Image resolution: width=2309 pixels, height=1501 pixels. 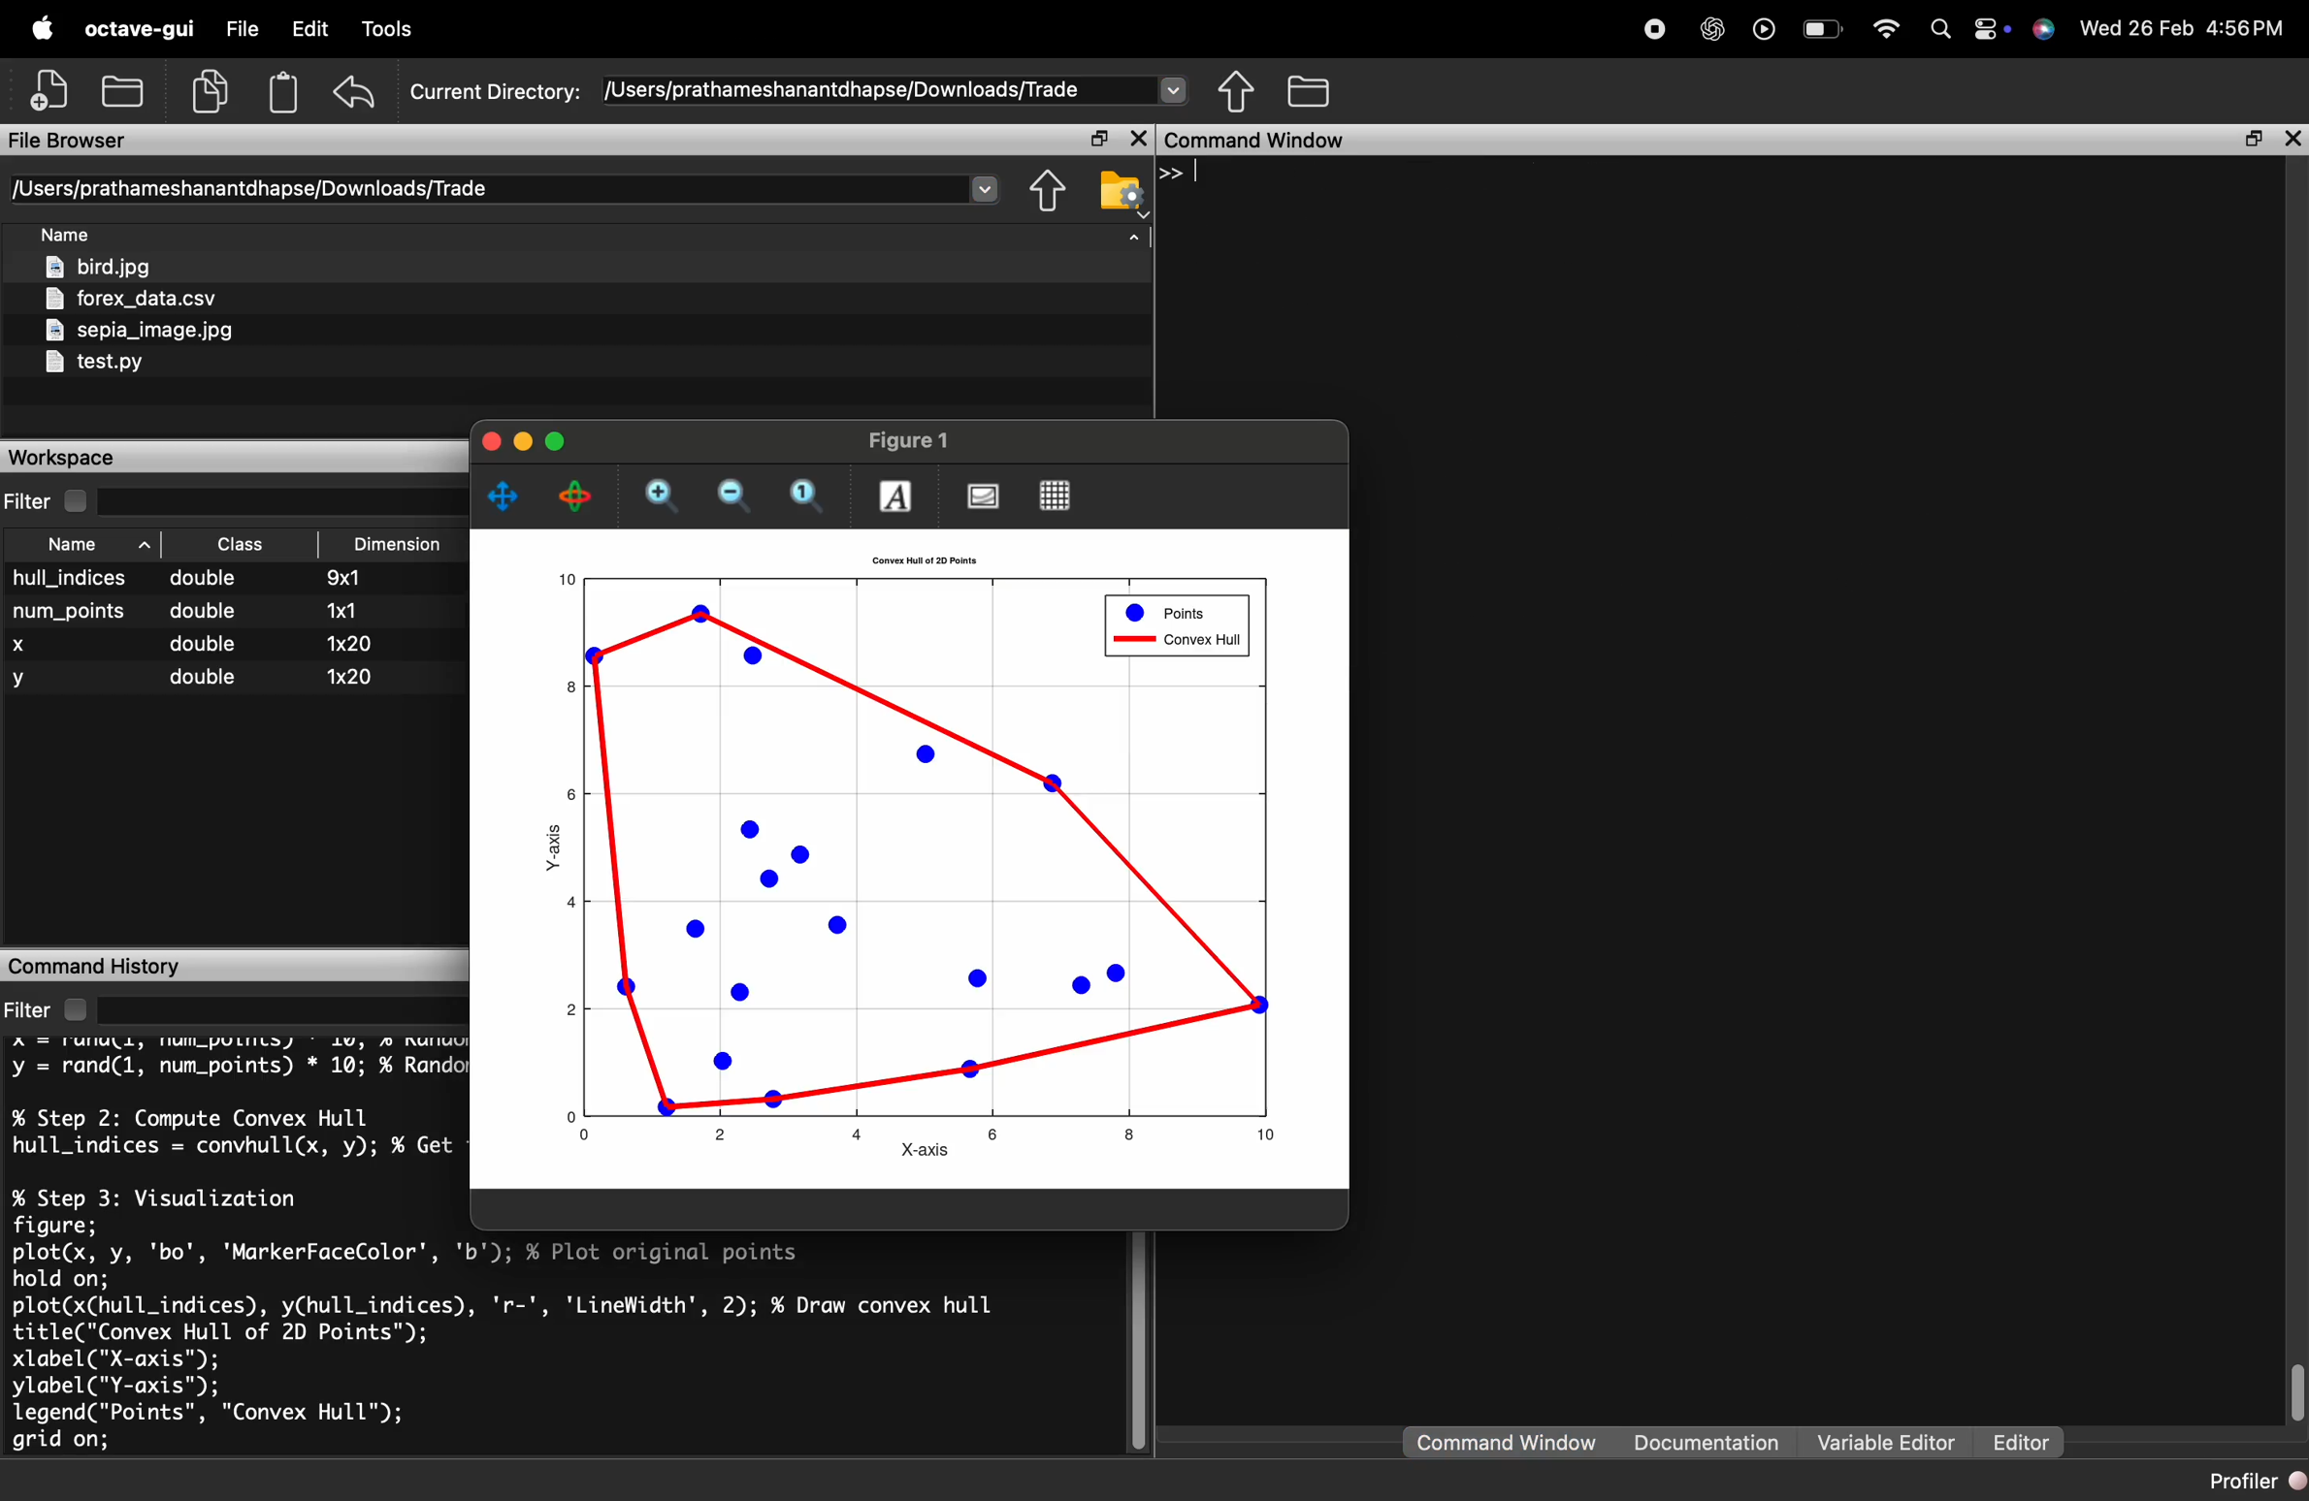 What do you see at coordinates (191, 679) in the screenshot?
I see `y double 1x20` at bounding box center [191, 679].